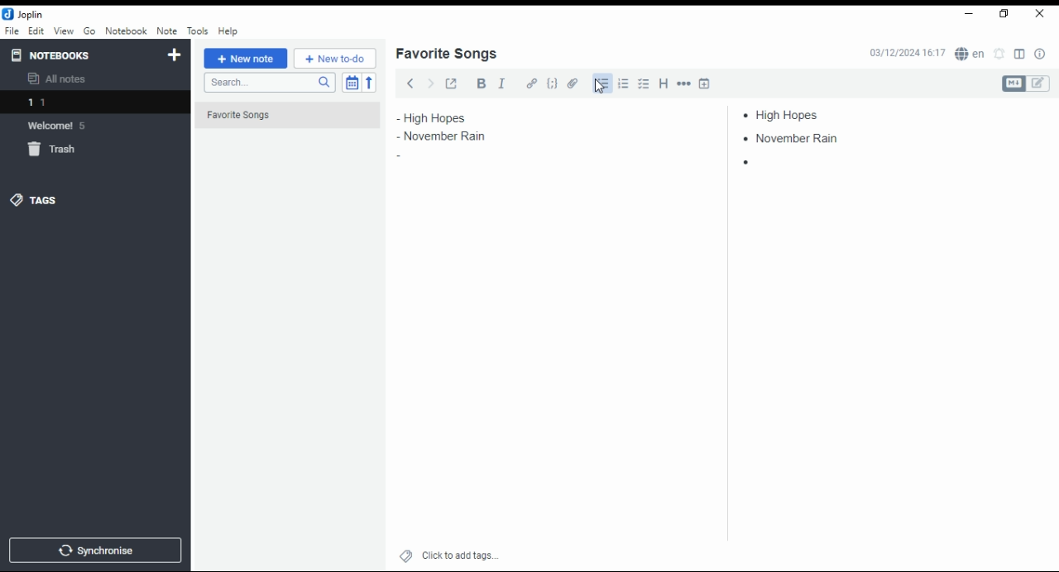 Image resolution: width=1059 pixels, height=572 pixels. I want to click on toggle editors, so click(1026, 83).